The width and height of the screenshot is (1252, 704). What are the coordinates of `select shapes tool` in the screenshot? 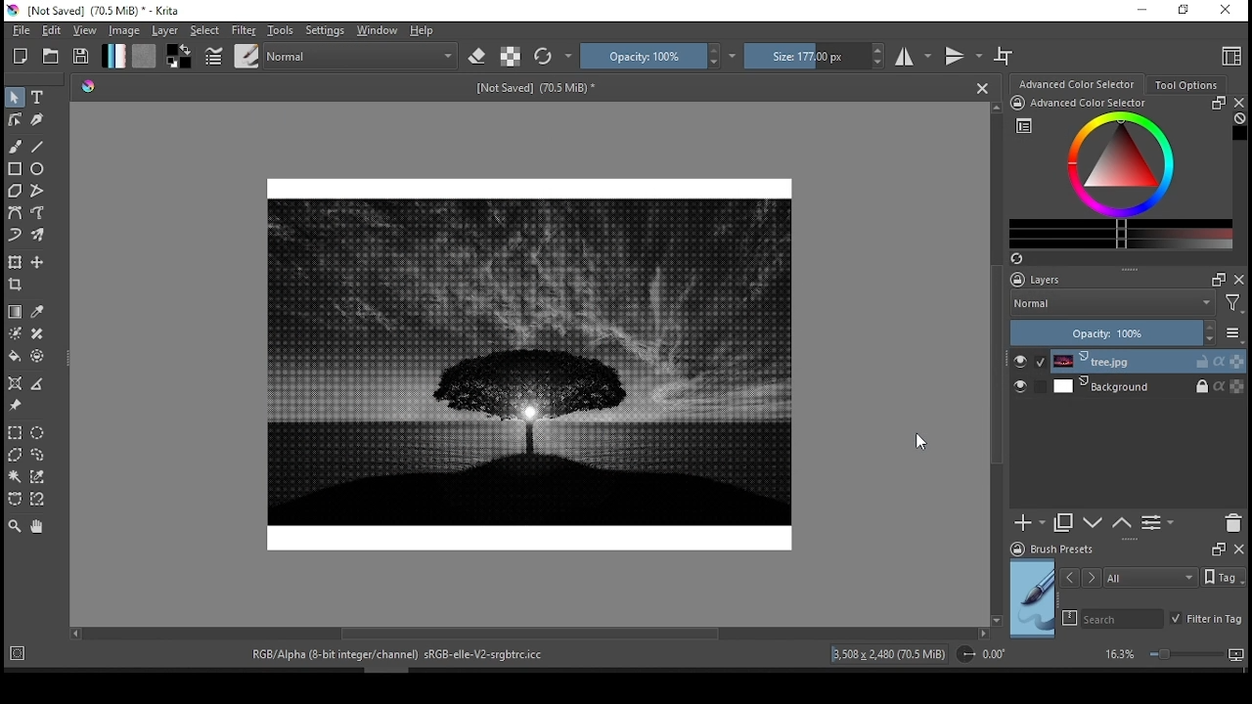 It's located at (15, 98).